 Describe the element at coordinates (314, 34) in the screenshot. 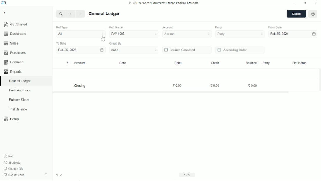

I see `Calendar` at that location.